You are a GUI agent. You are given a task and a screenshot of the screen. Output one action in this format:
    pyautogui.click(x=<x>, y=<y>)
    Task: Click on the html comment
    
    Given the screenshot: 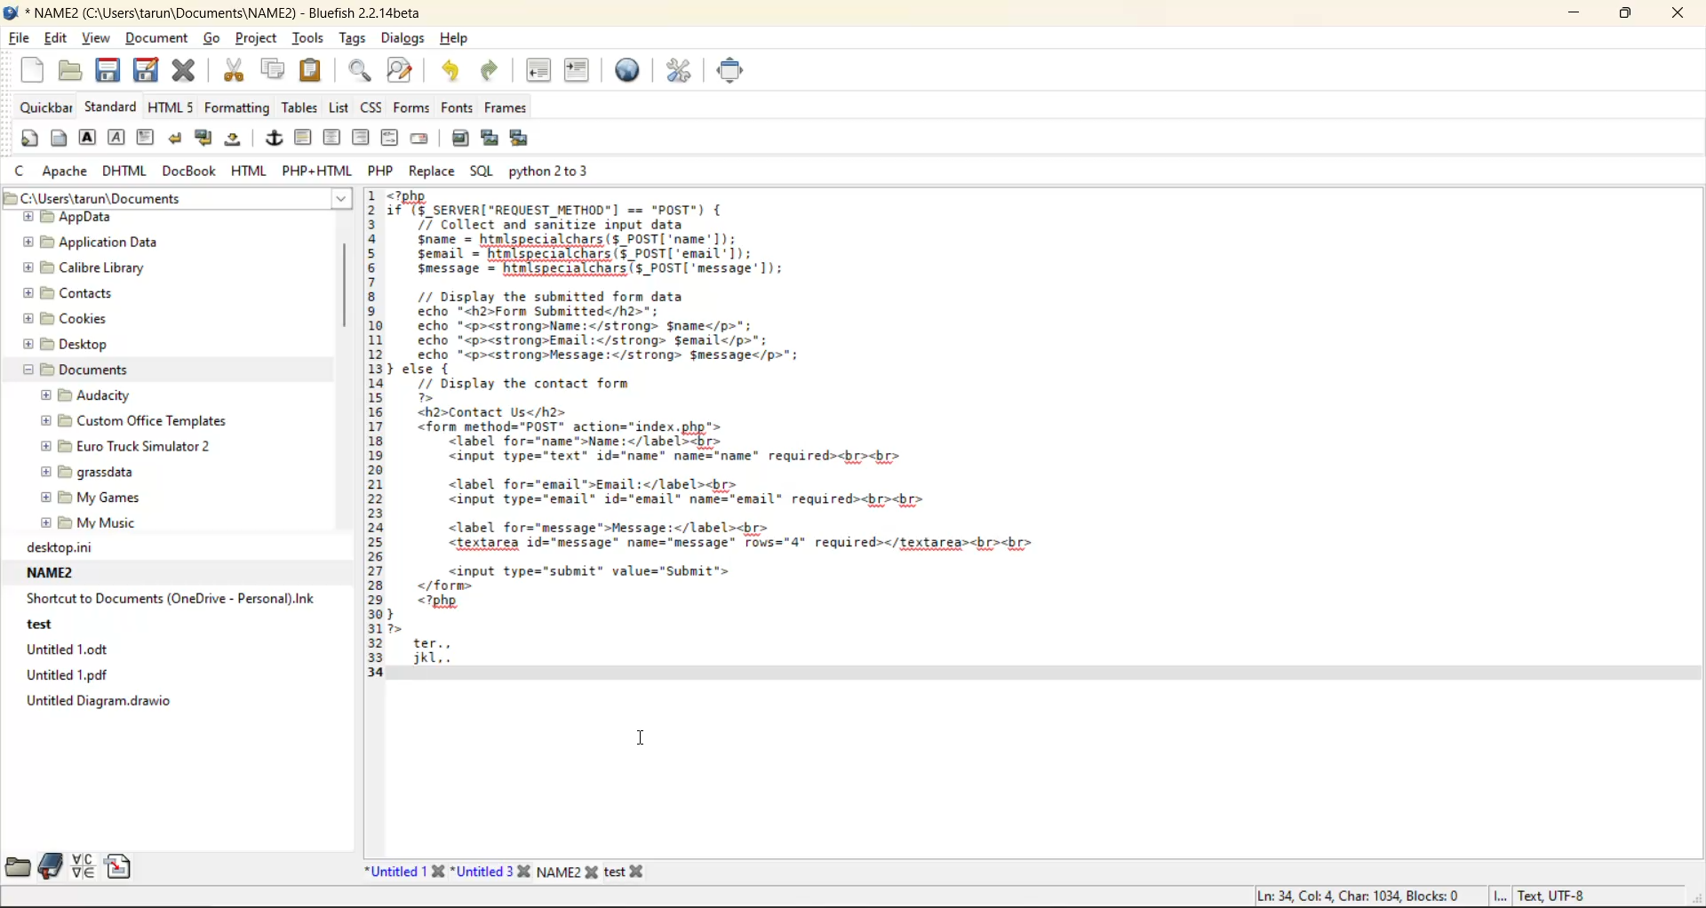 What is the action you would take?
    pyautogui.click(x=393, y=139)
    